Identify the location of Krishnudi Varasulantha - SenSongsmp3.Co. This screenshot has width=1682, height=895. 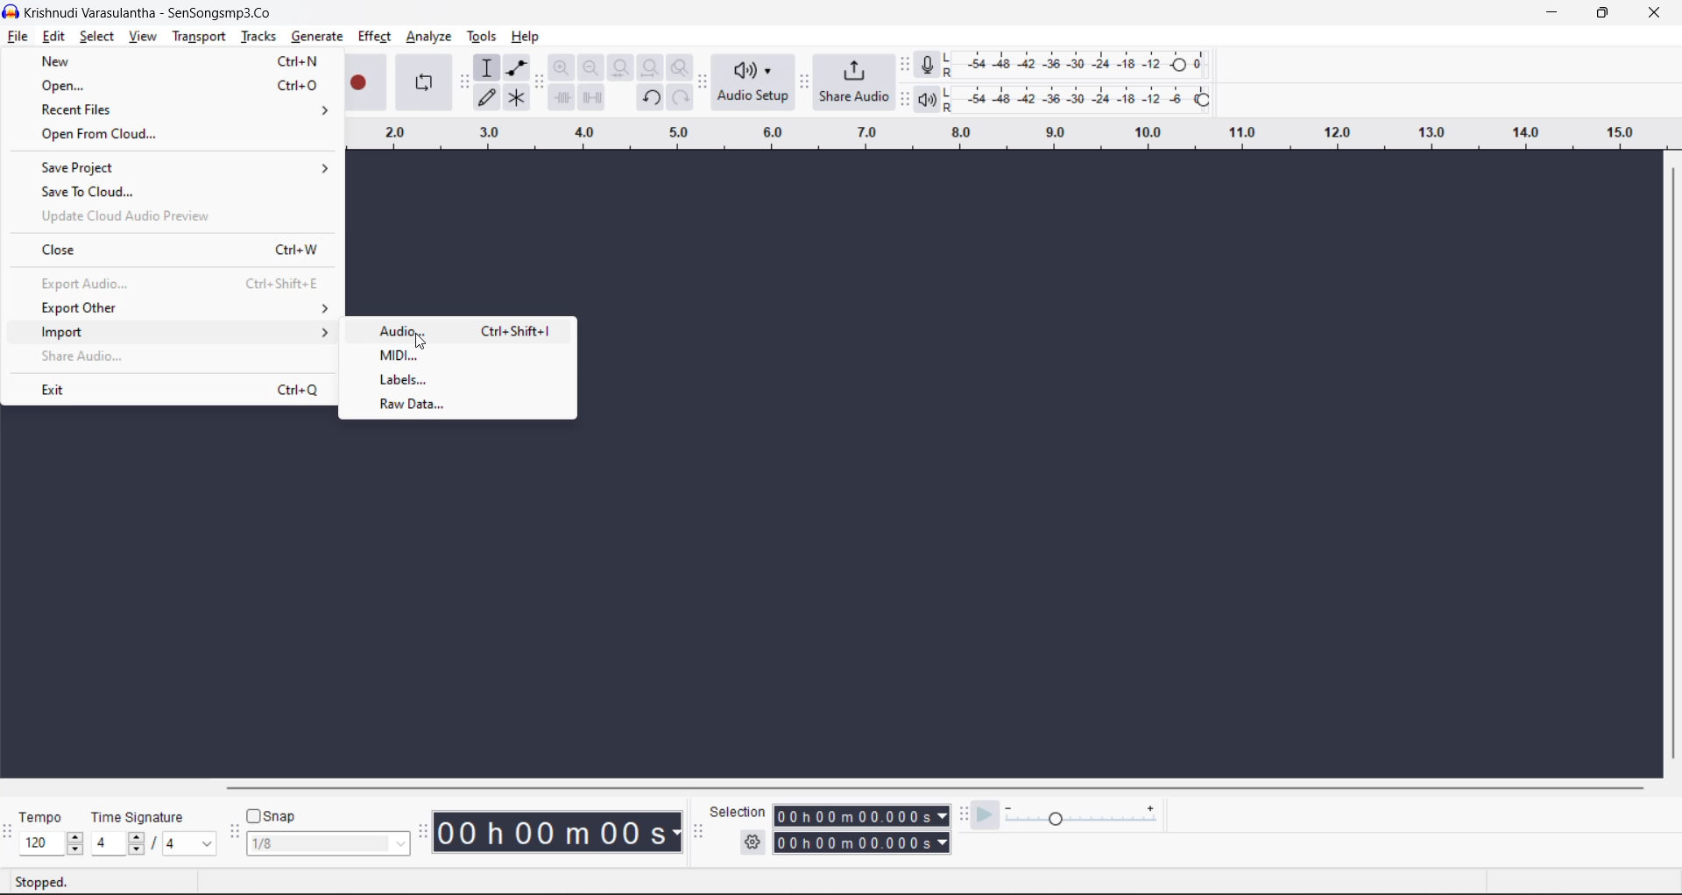
(145, 13).